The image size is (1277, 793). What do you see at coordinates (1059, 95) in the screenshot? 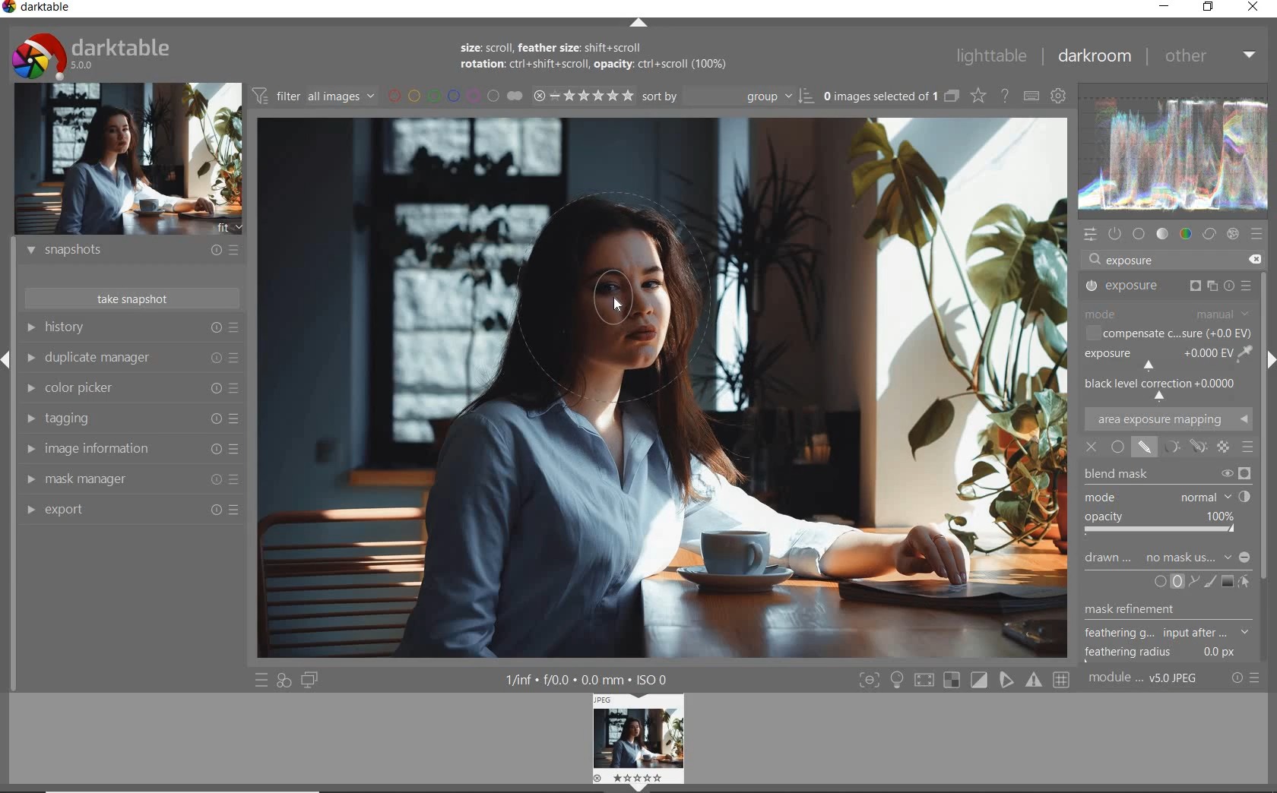
I see `show global preferences` at bounding box center [1059, 95].